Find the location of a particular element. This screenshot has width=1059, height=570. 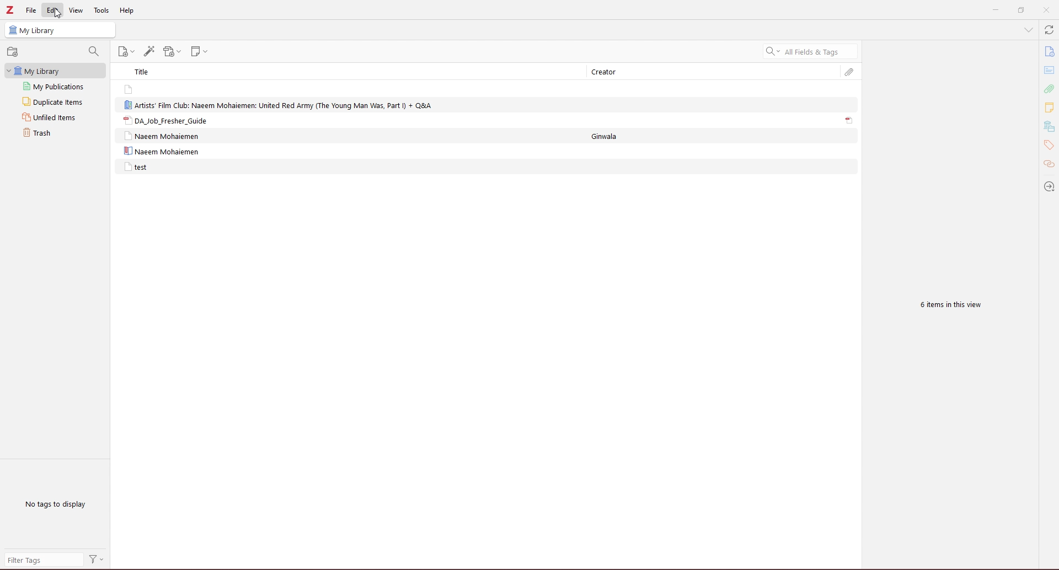

test is located at coordinates (136, 167).